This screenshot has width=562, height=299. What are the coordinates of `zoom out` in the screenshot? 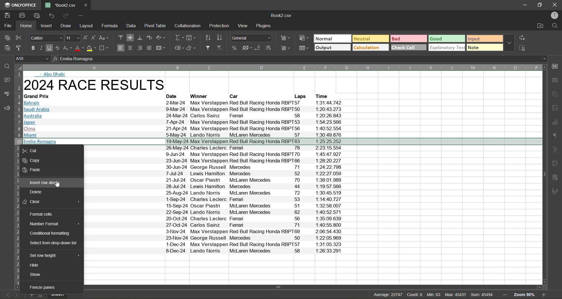 It's located at (505, 295).